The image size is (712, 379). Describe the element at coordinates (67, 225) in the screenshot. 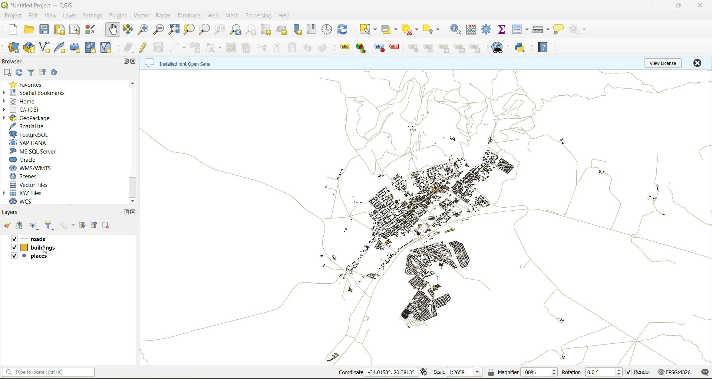

I see `filter by expression` at that location.